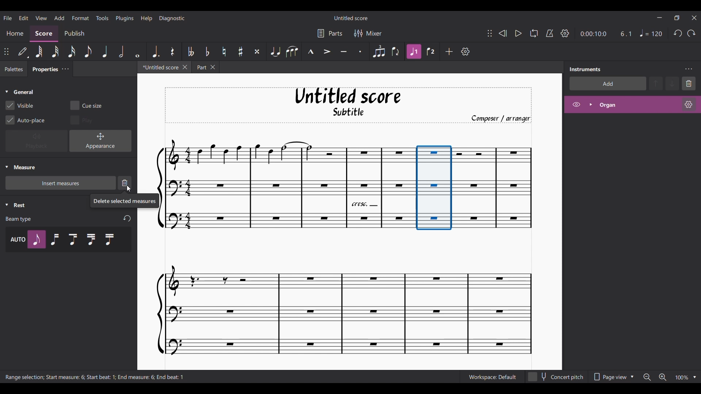  Describe the element at coordinates (491, 377) in the screenshot. I see `Workspace settings` at that location.